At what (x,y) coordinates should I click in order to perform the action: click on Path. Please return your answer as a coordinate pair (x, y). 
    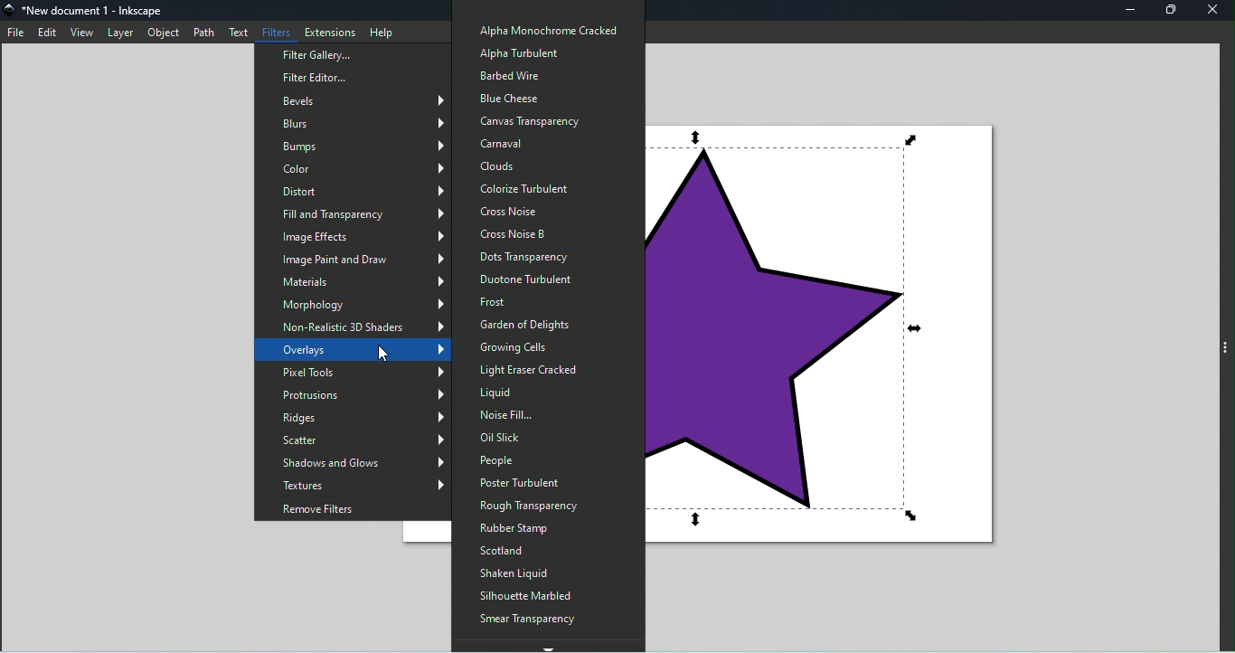
    Looking at the image, I should click on (203, 33).